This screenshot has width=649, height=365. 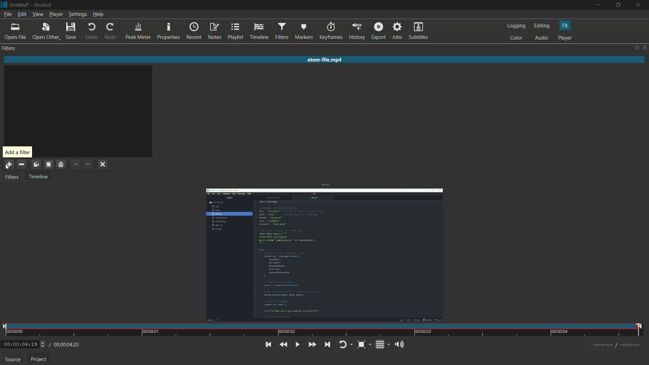 I want to click on timeline, so click(x=38, y=177).